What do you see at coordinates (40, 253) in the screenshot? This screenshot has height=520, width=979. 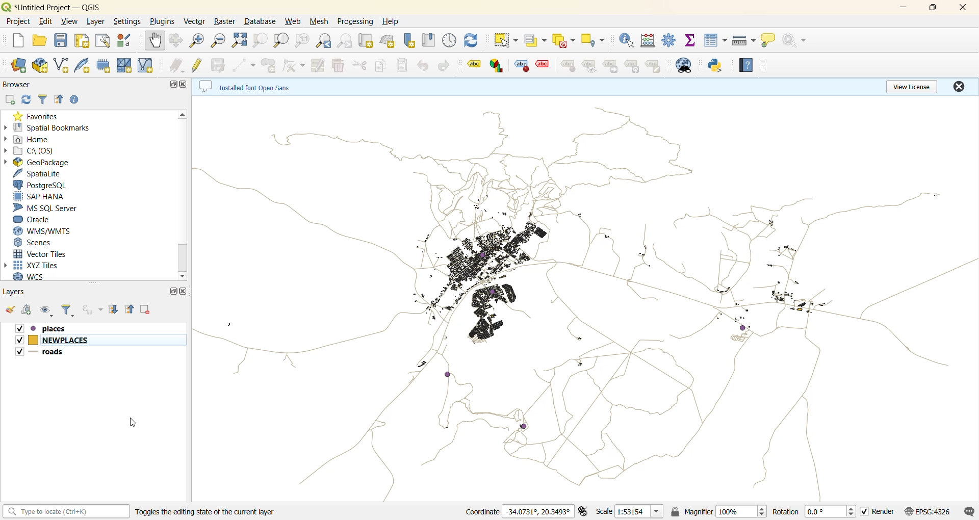 I see `vector tiles` at bounding box center [40, 253].